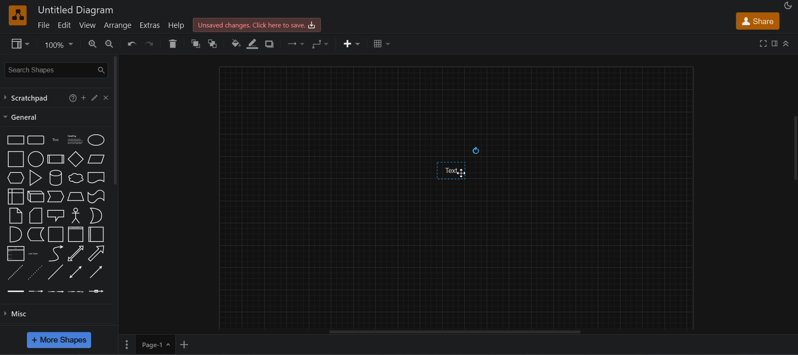 This screenshot has height=355, width=798. Describe the element at coordinates (76, 196) in the screenshot. I see `Trapezoid` at that location.